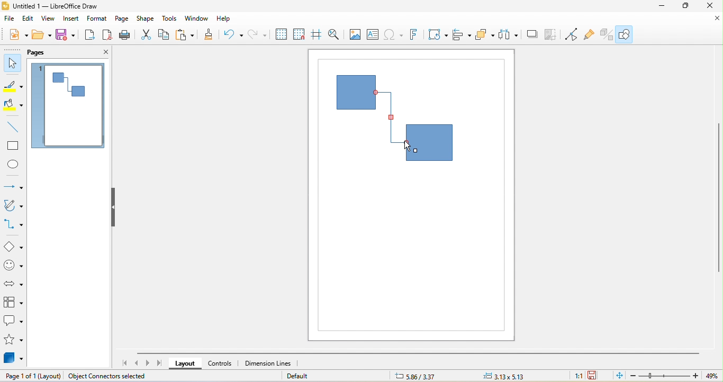 This screenshot has width=723, height=382. I want to click on export directly as pdf, so click(109, 35).